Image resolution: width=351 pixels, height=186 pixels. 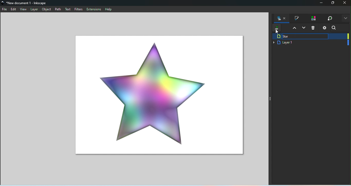 What do you see at coordinates (311, 43) in the screenshot?
I see `Layer 1` at bounding box center [311, 43].